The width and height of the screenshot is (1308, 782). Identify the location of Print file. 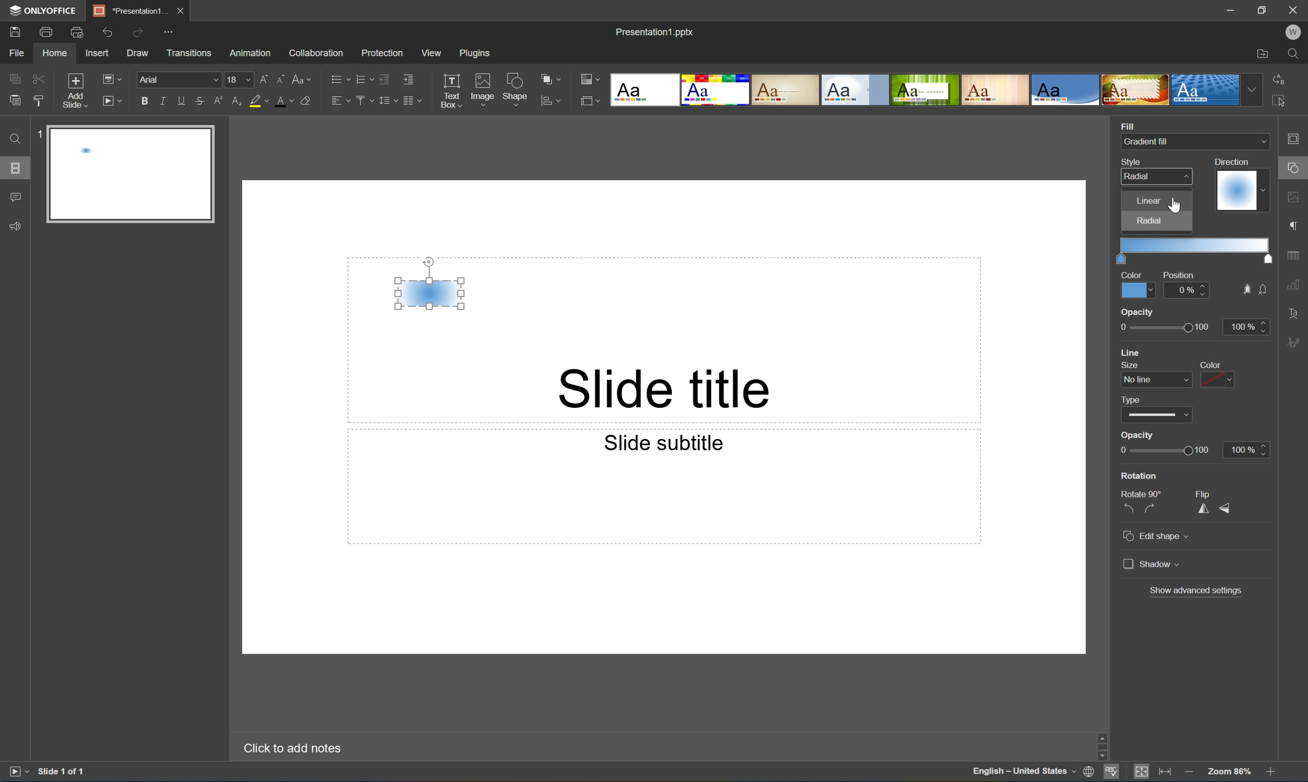
(47, 32).